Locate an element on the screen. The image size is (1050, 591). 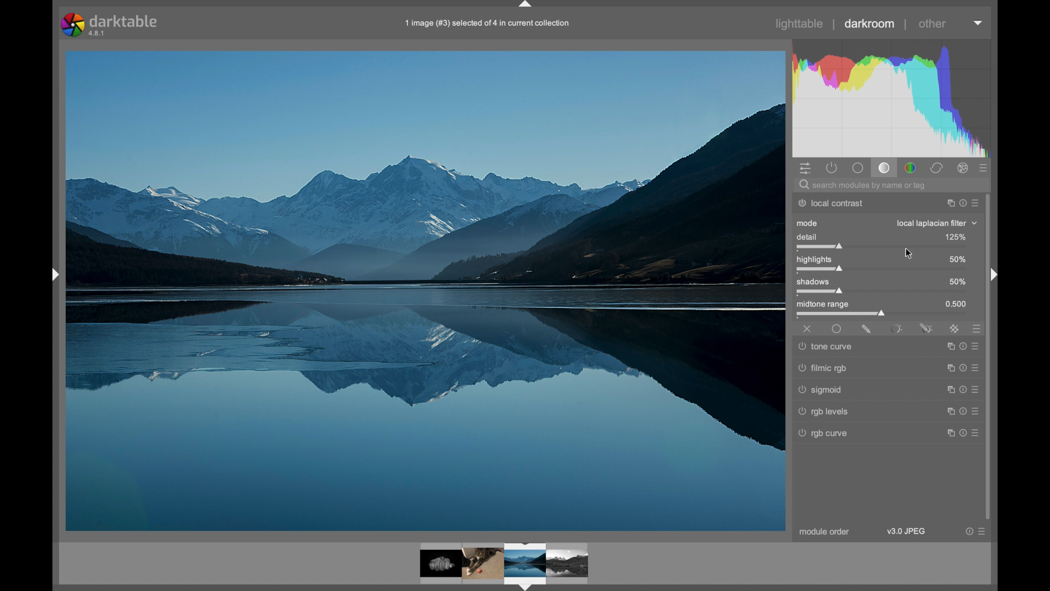
effect is located at coordinates (962, 168).